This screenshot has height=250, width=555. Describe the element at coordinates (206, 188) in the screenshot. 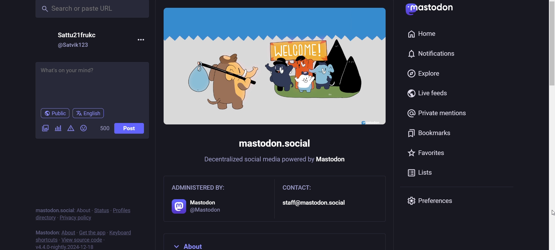

I see `administered by` at that location.